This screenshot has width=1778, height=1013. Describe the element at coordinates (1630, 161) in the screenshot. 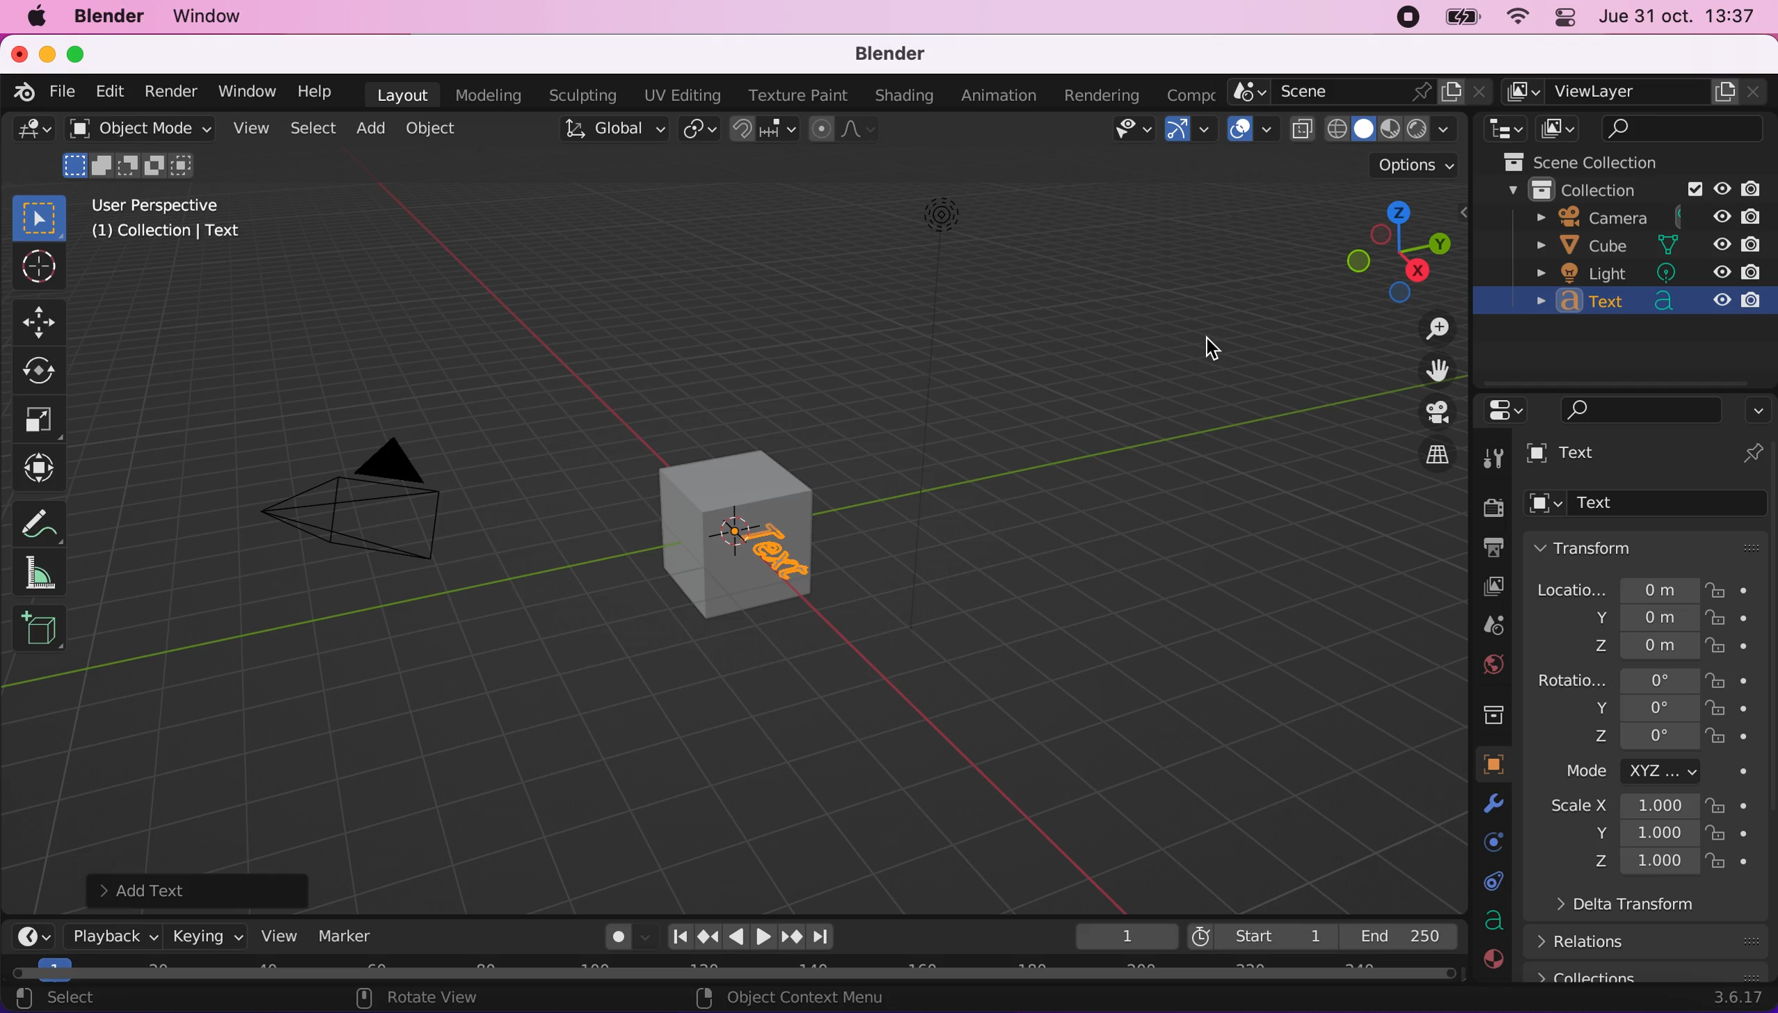

I see `scene collection` at that location.